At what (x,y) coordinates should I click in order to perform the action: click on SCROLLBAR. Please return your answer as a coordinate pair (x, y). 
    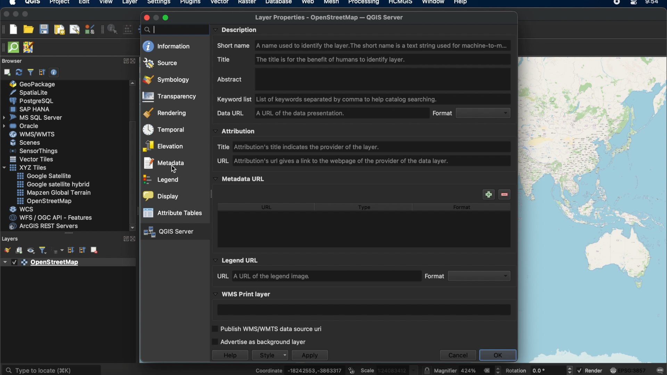
    Looking at the image, I should click on (132, 156).